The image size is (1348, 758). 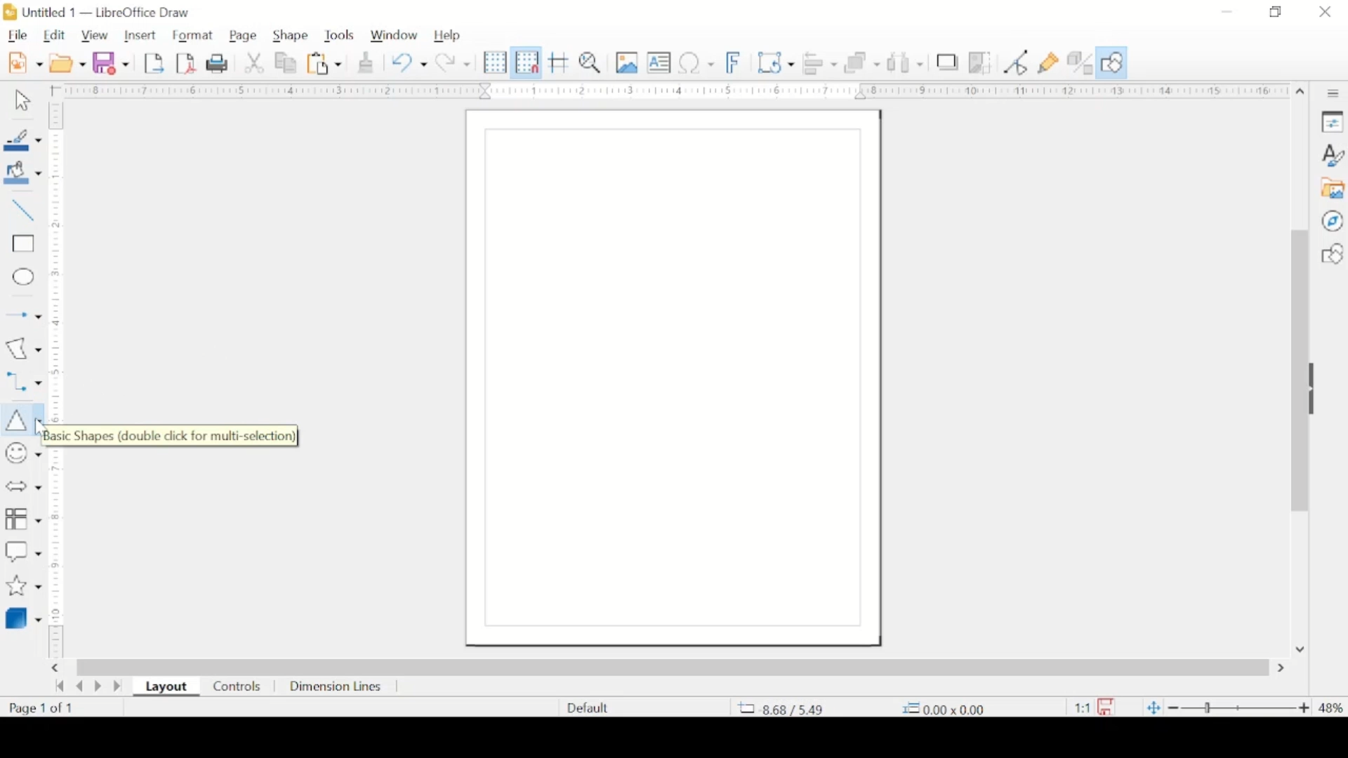 What do you see at coordinates (1114, 62) in the screenshot?
I see `show draw functions` at bounding box center [1114, 62].